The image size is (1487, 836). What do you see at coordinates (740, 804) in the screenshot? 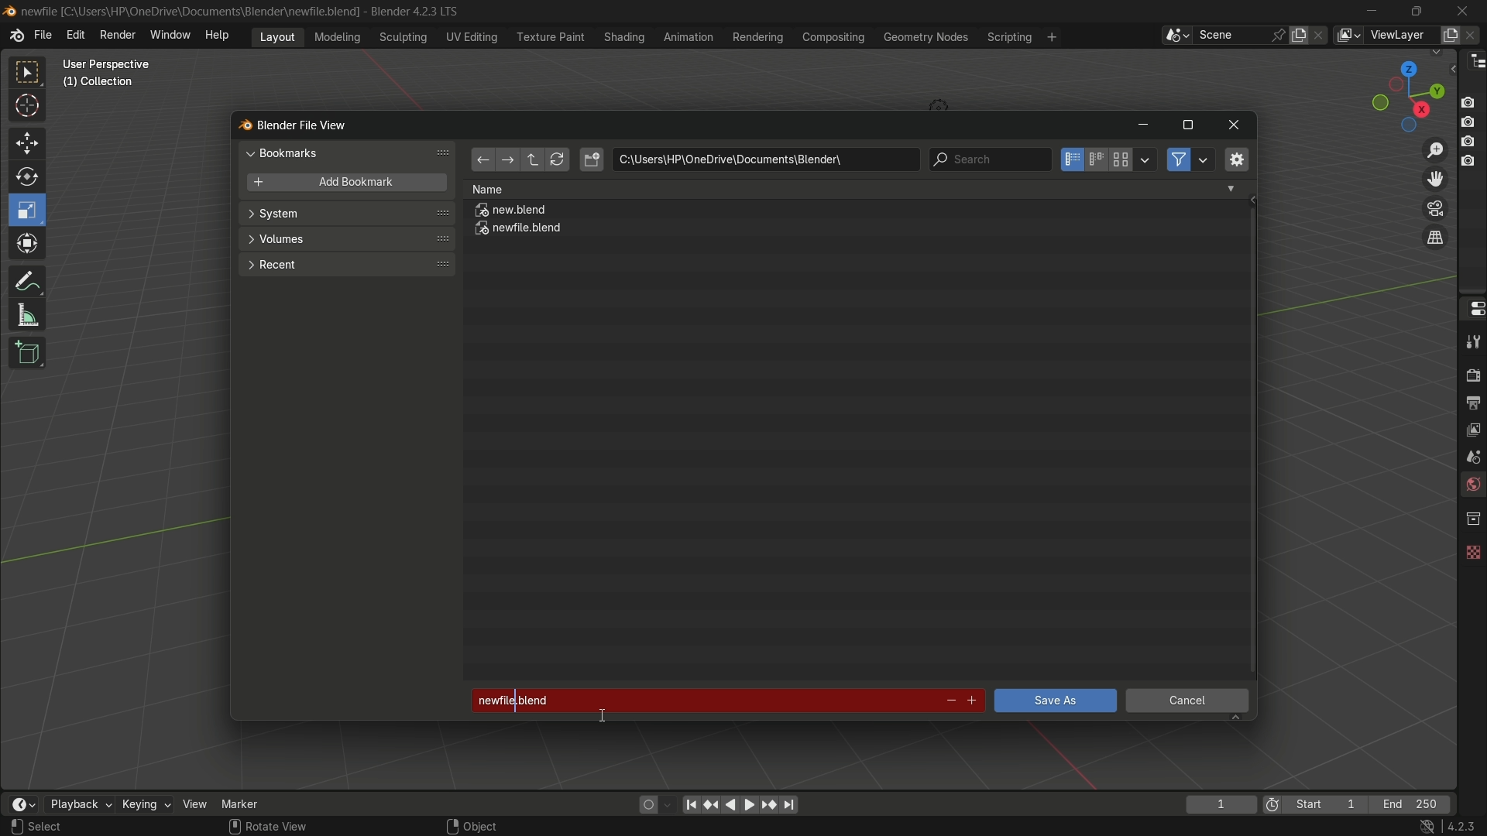
I see `play animation` at bounding box center [740, 804].